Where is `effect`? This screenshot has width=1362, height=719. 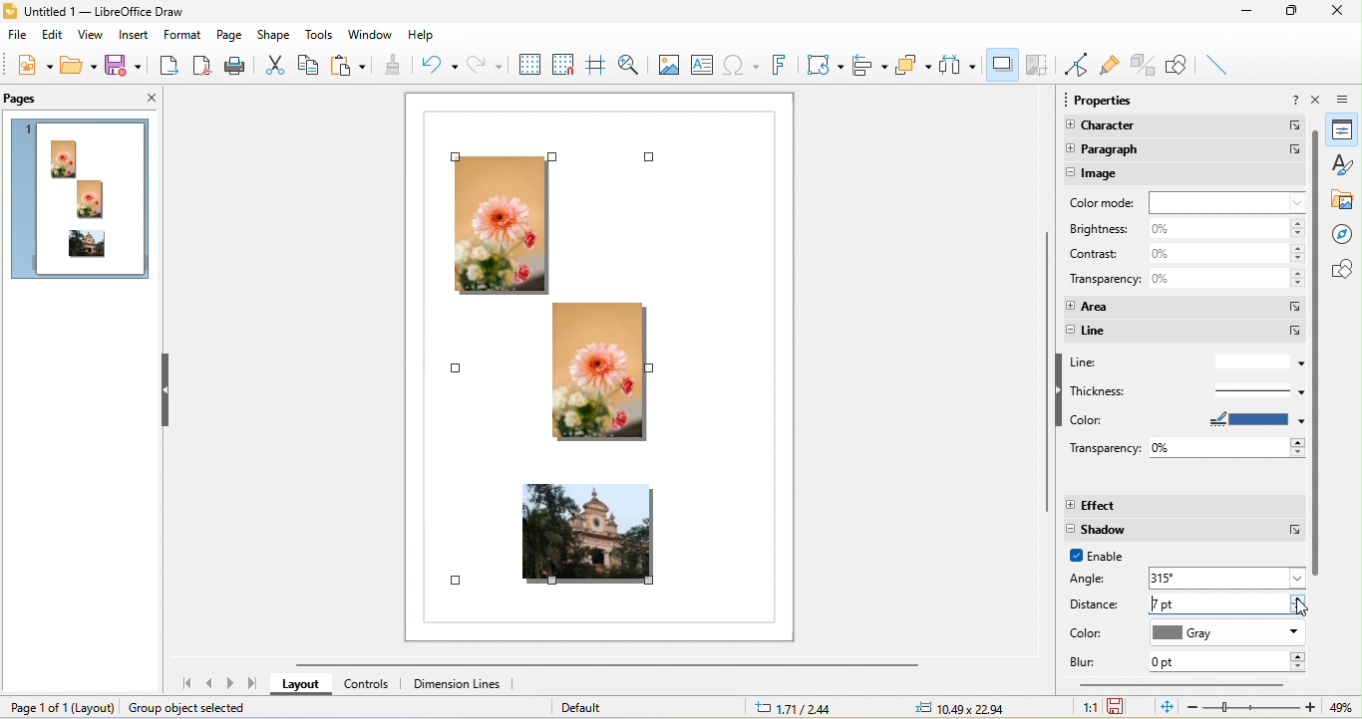 effect is located at coordinates (1185, 506).